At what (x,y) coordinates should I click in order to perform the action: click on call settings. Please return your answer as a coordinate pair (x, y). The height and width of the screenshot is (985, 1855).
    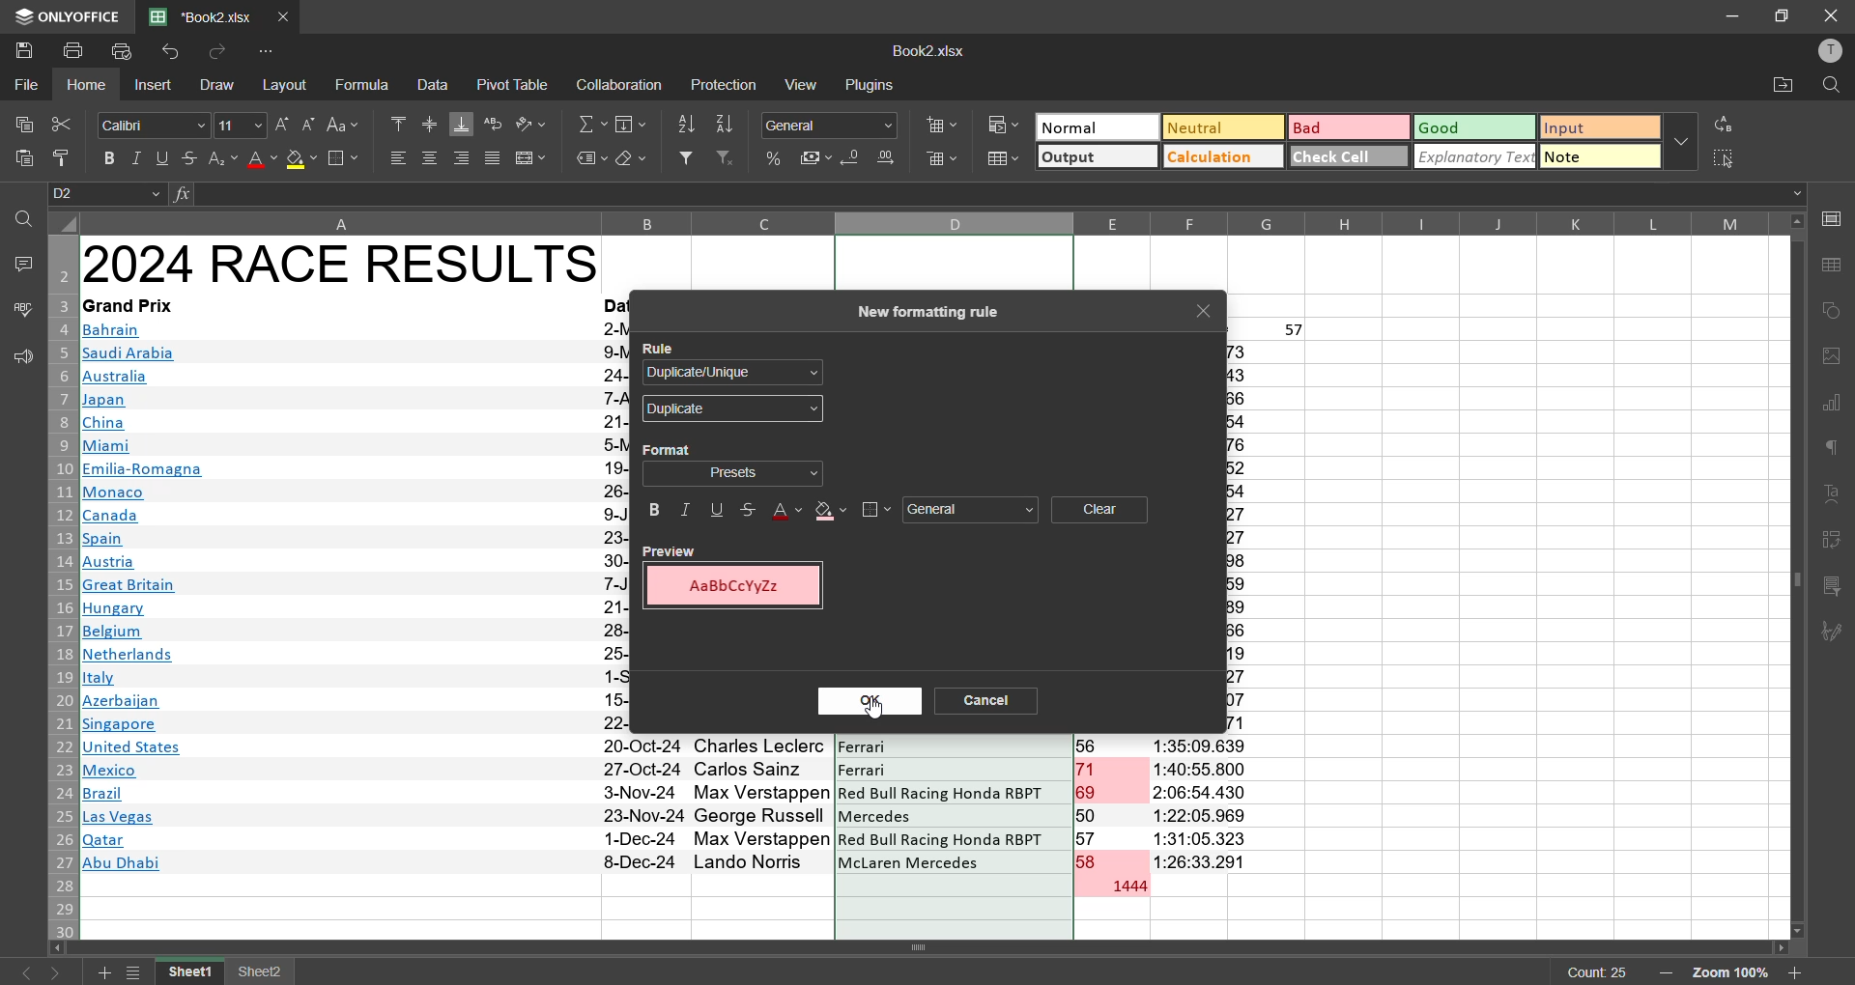
    Looking at the image, I should click on (1834, 223).